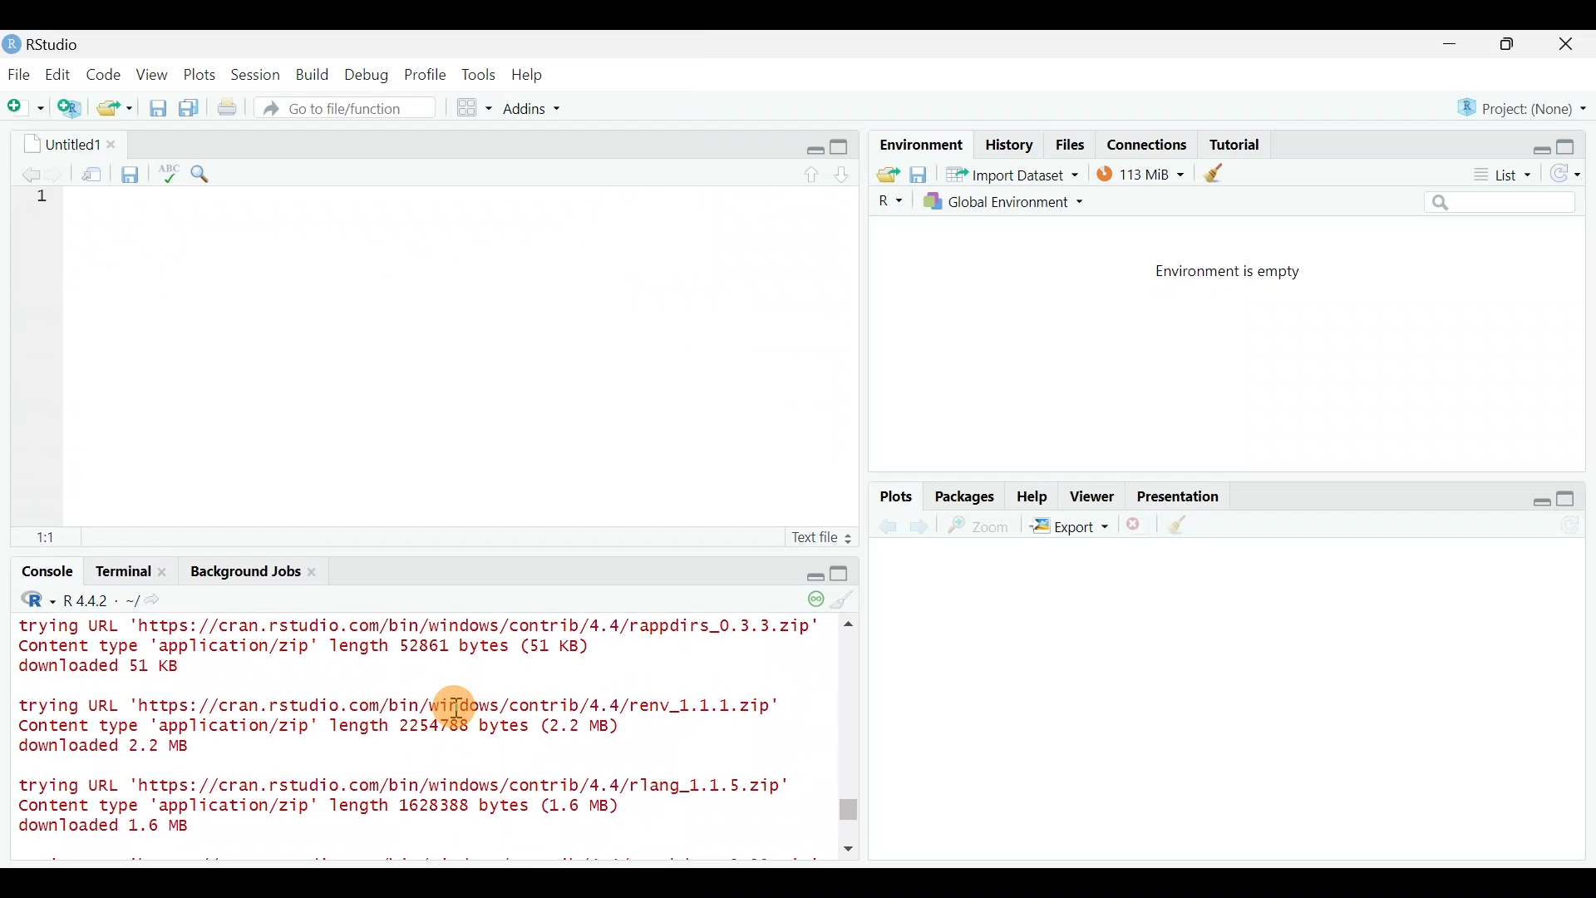 This screenshot has height=898, width=1596. What do you see at coordinates (114, 141) in the screenshot?
I see `close` at bounding box center [114, 141].